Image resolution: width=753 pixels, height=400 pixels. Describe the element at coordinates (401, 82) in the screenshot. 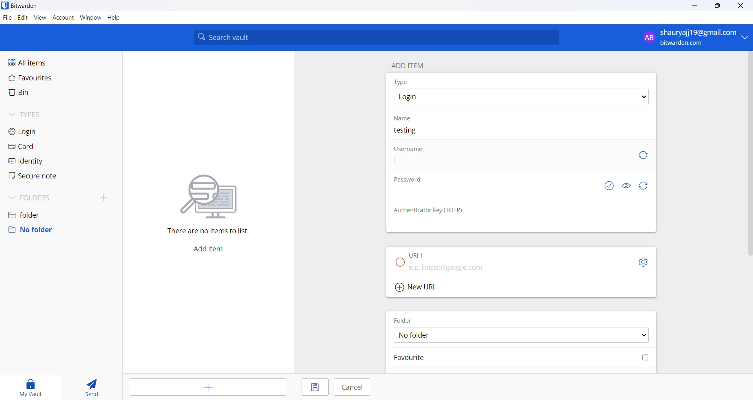

I see `type heading` at that location.